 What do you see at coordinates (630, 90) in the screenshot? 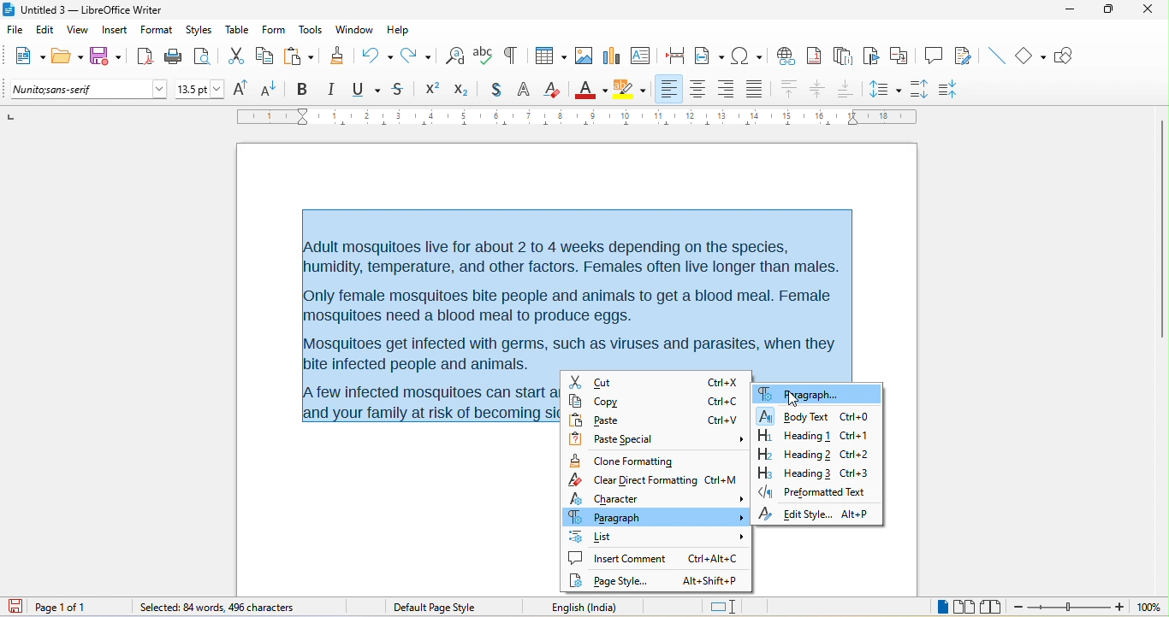
I see `highlighting color` at bounding box center [630, 90].